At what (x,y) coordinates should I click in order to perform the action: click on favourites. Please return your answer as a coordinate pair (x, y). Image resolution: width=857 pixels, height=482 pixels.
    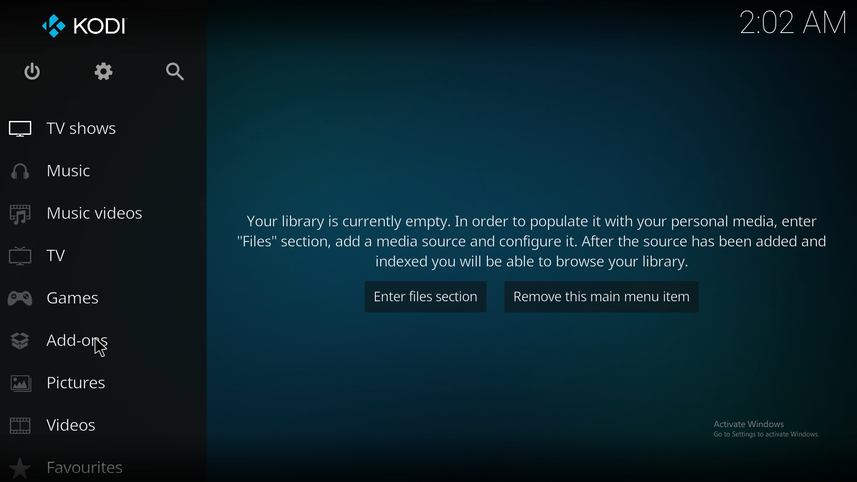
    Looking at the image, I should click on (71, 463).